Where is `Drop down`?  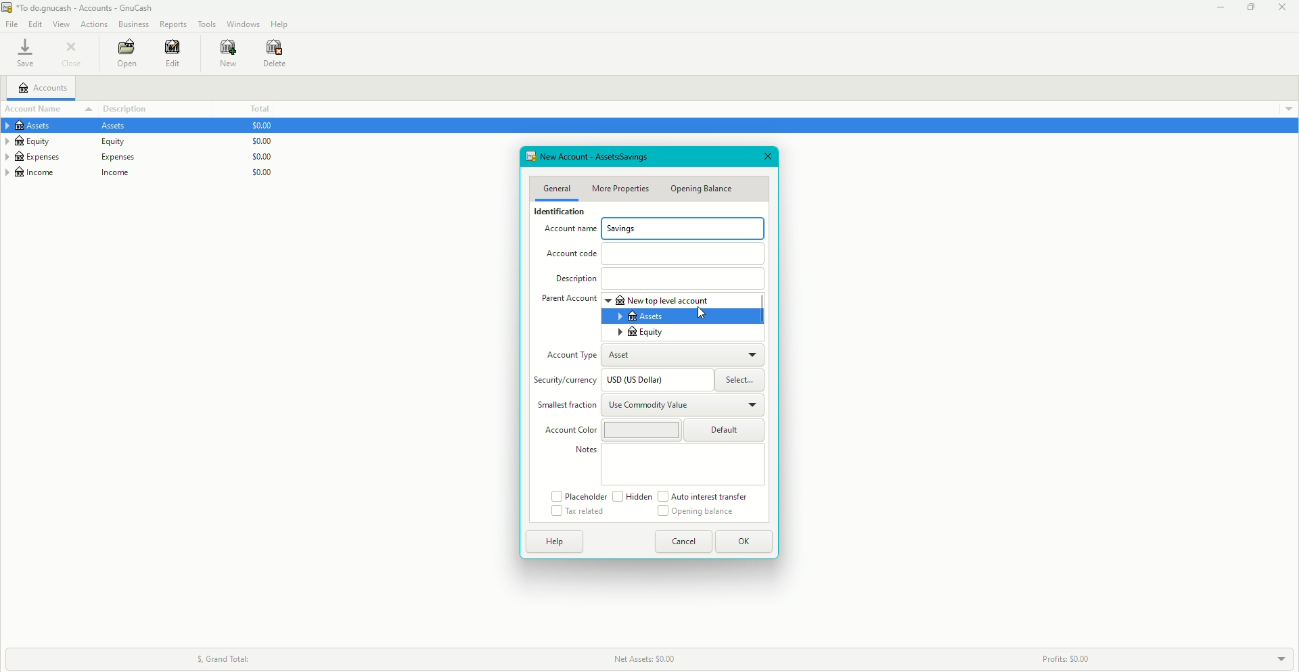 Drop down is located at coordinates (1288, 107).